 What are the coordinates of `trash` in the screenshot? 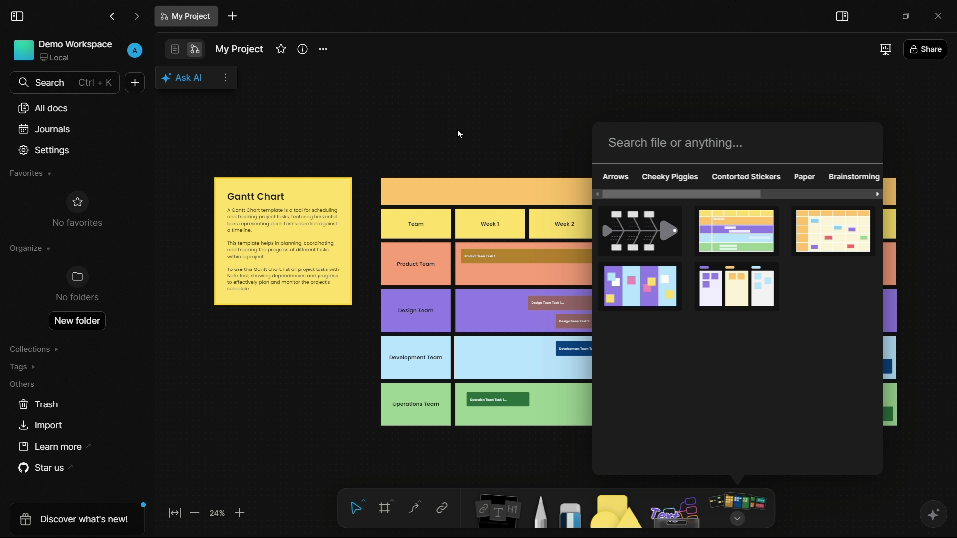 It's located at (38, 405).